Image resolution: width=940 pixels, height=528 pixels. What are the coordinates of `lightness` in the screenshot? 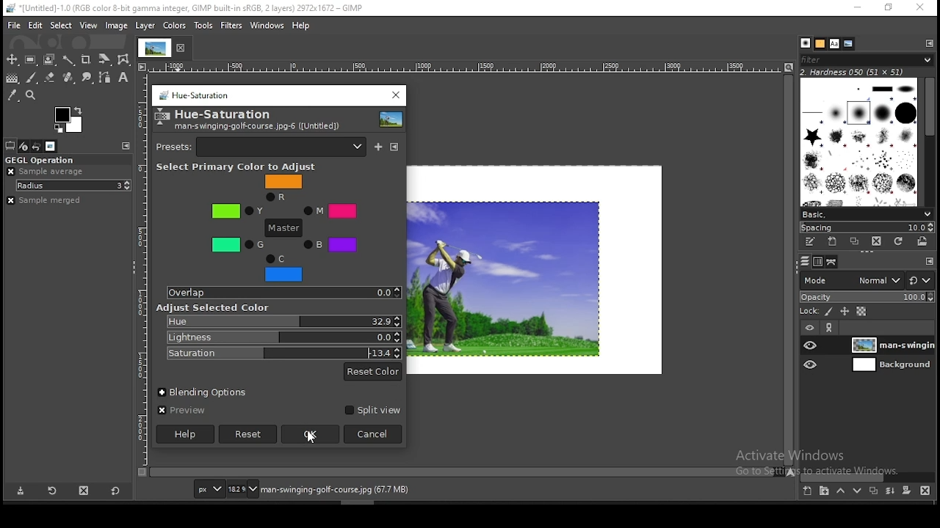 It's located at (283, 337).